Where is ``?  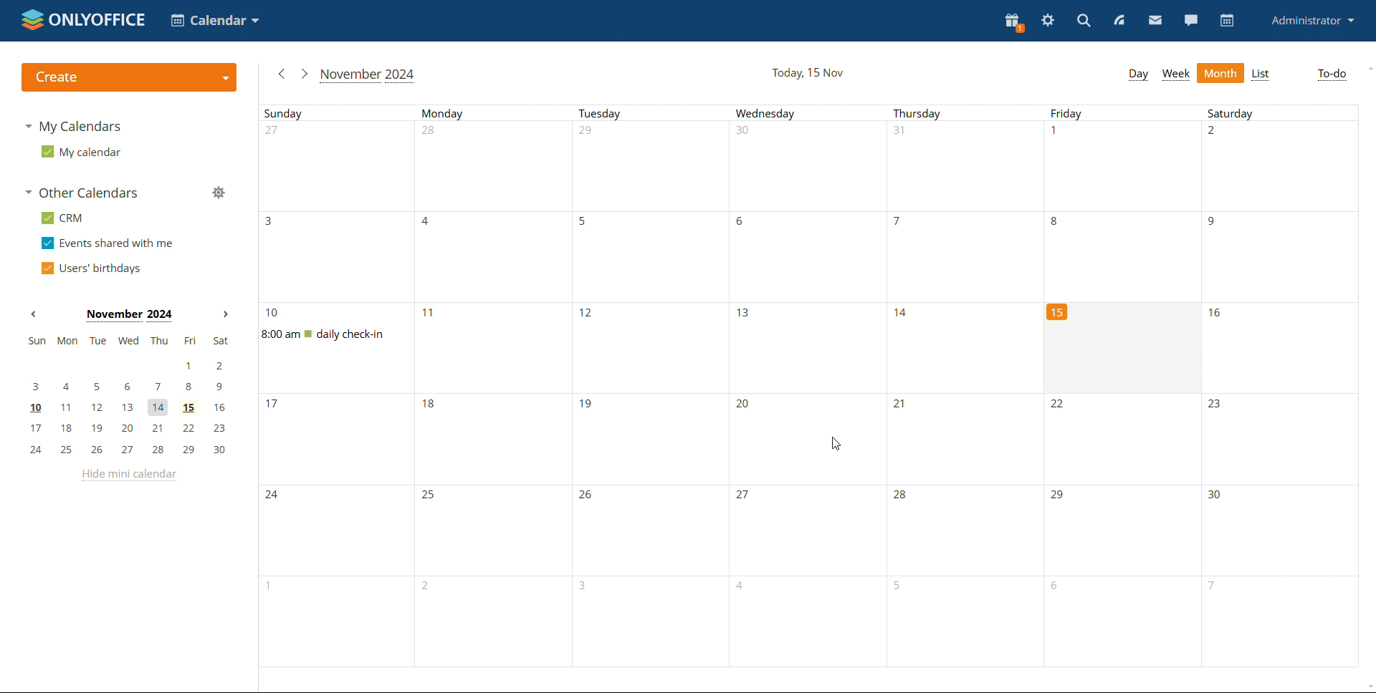
 is located at coordinates (274, 496).